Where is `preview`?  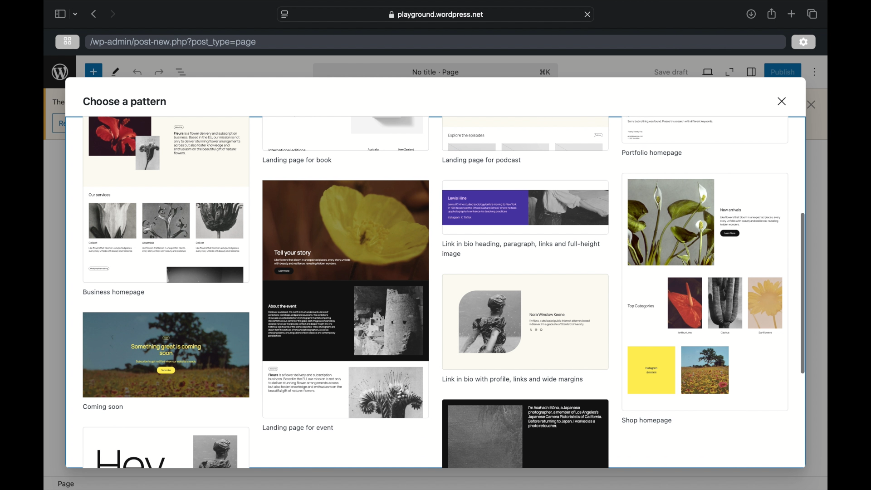 preview is located at coordinates (346, 134).